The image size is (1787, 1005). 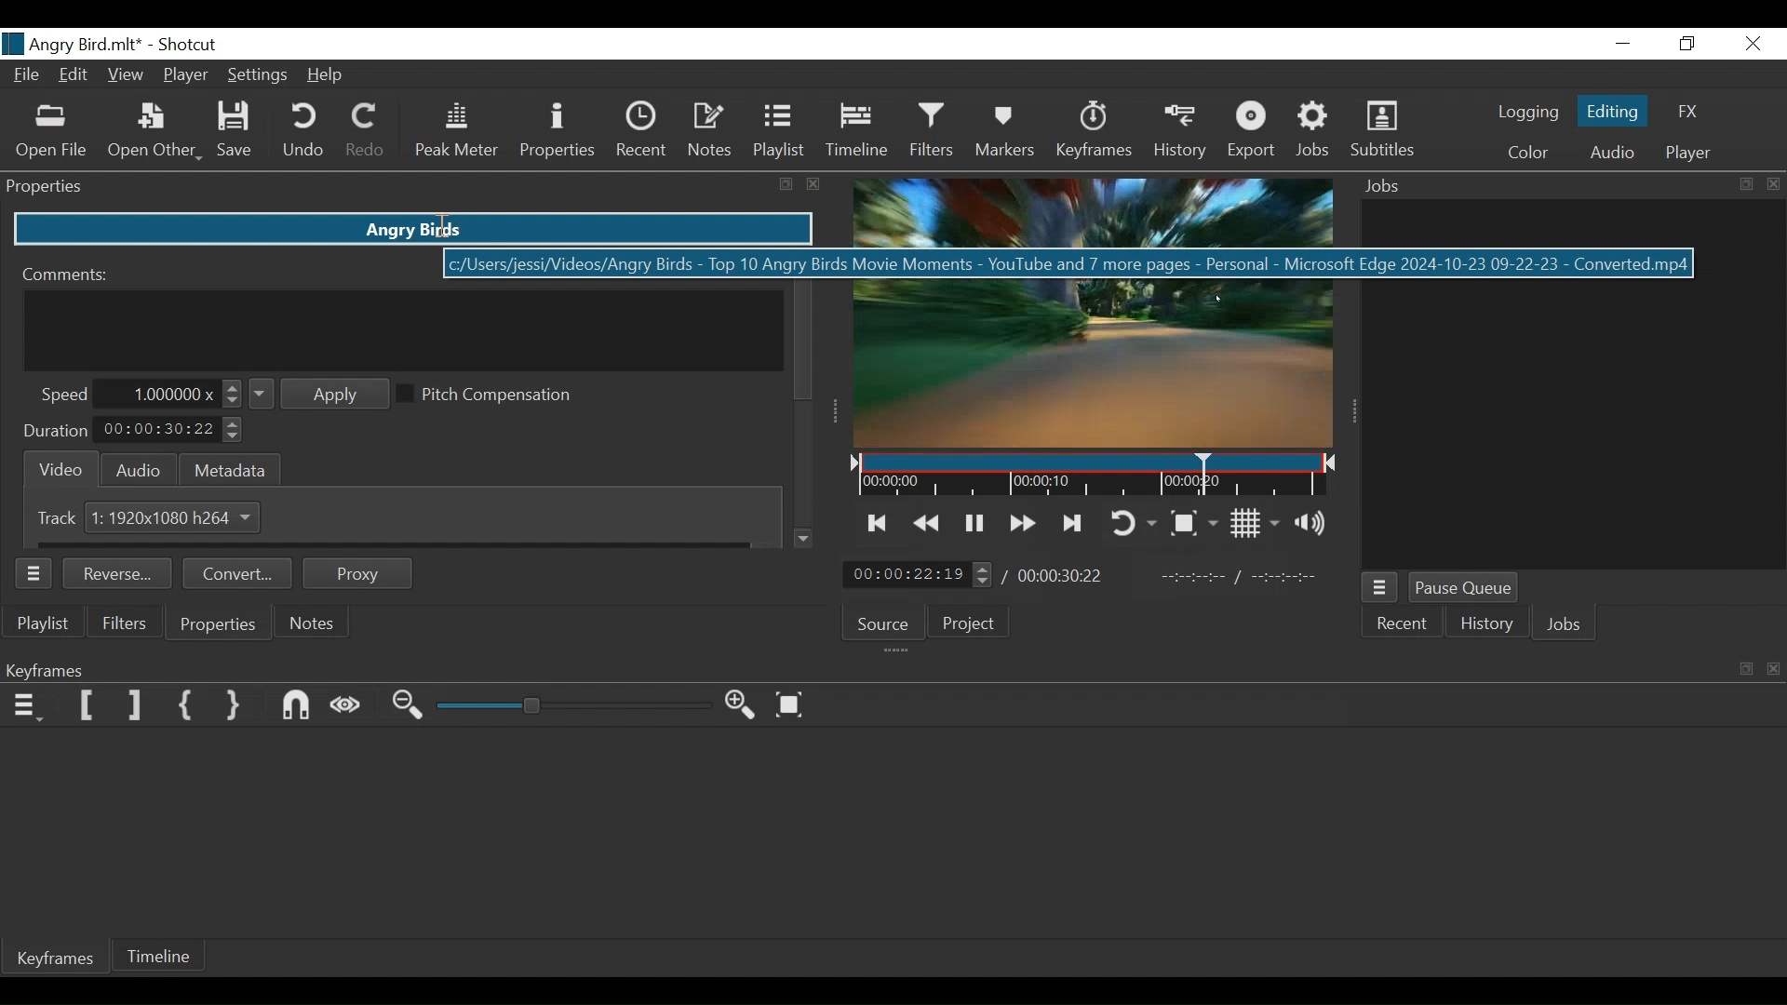 What do you see at coordinates (217, 624) in the screenshot?
I see `Properties` at bounding box center [217, 624].